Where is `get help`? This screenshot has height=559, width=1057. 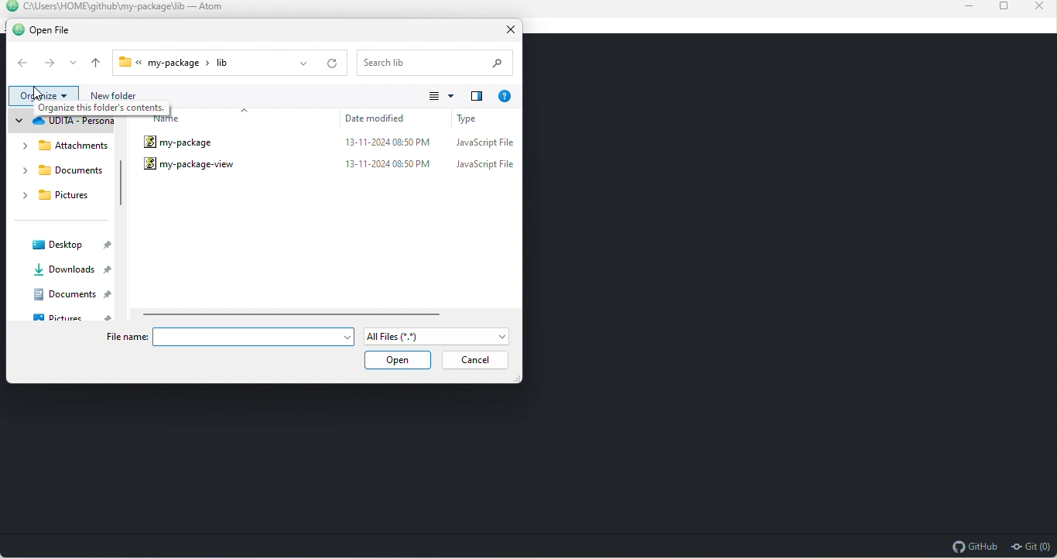 get help is located at coordinates (505, 95).